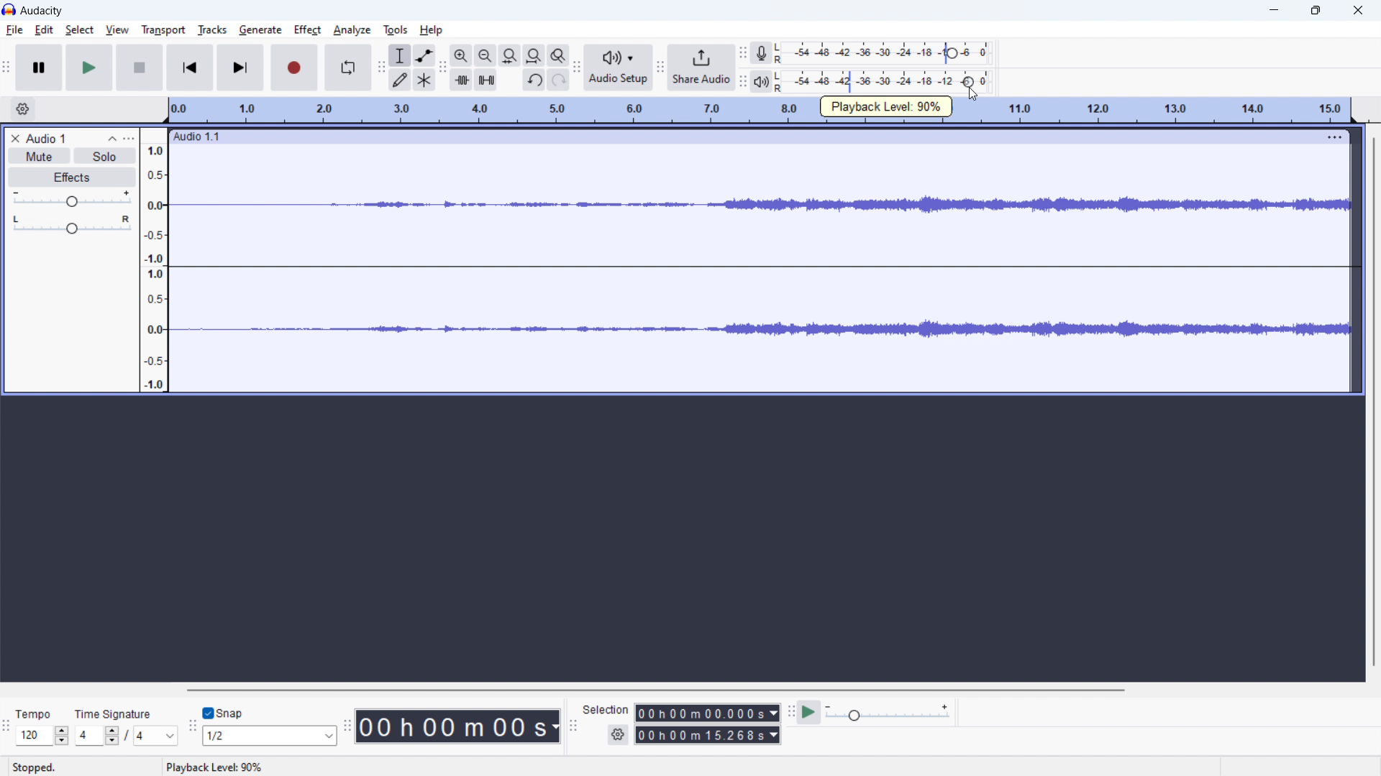 The image size is (1381, 776). Describe the element at coordinates (71, 224) in the screenshot. I see `pan: center` at that location.